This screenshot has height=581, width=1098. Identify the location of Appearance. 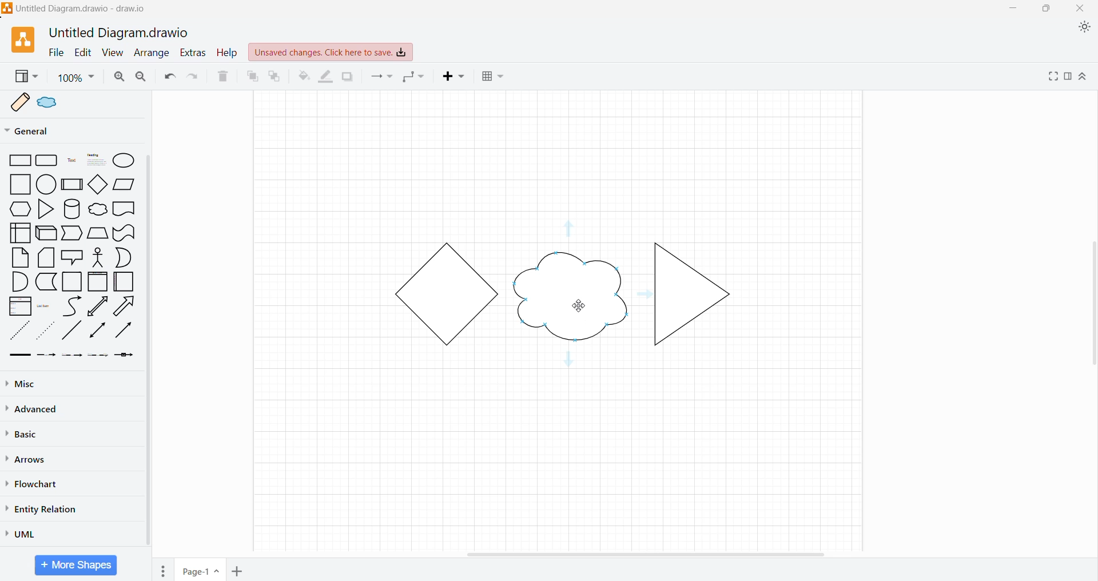
(1087, 29).